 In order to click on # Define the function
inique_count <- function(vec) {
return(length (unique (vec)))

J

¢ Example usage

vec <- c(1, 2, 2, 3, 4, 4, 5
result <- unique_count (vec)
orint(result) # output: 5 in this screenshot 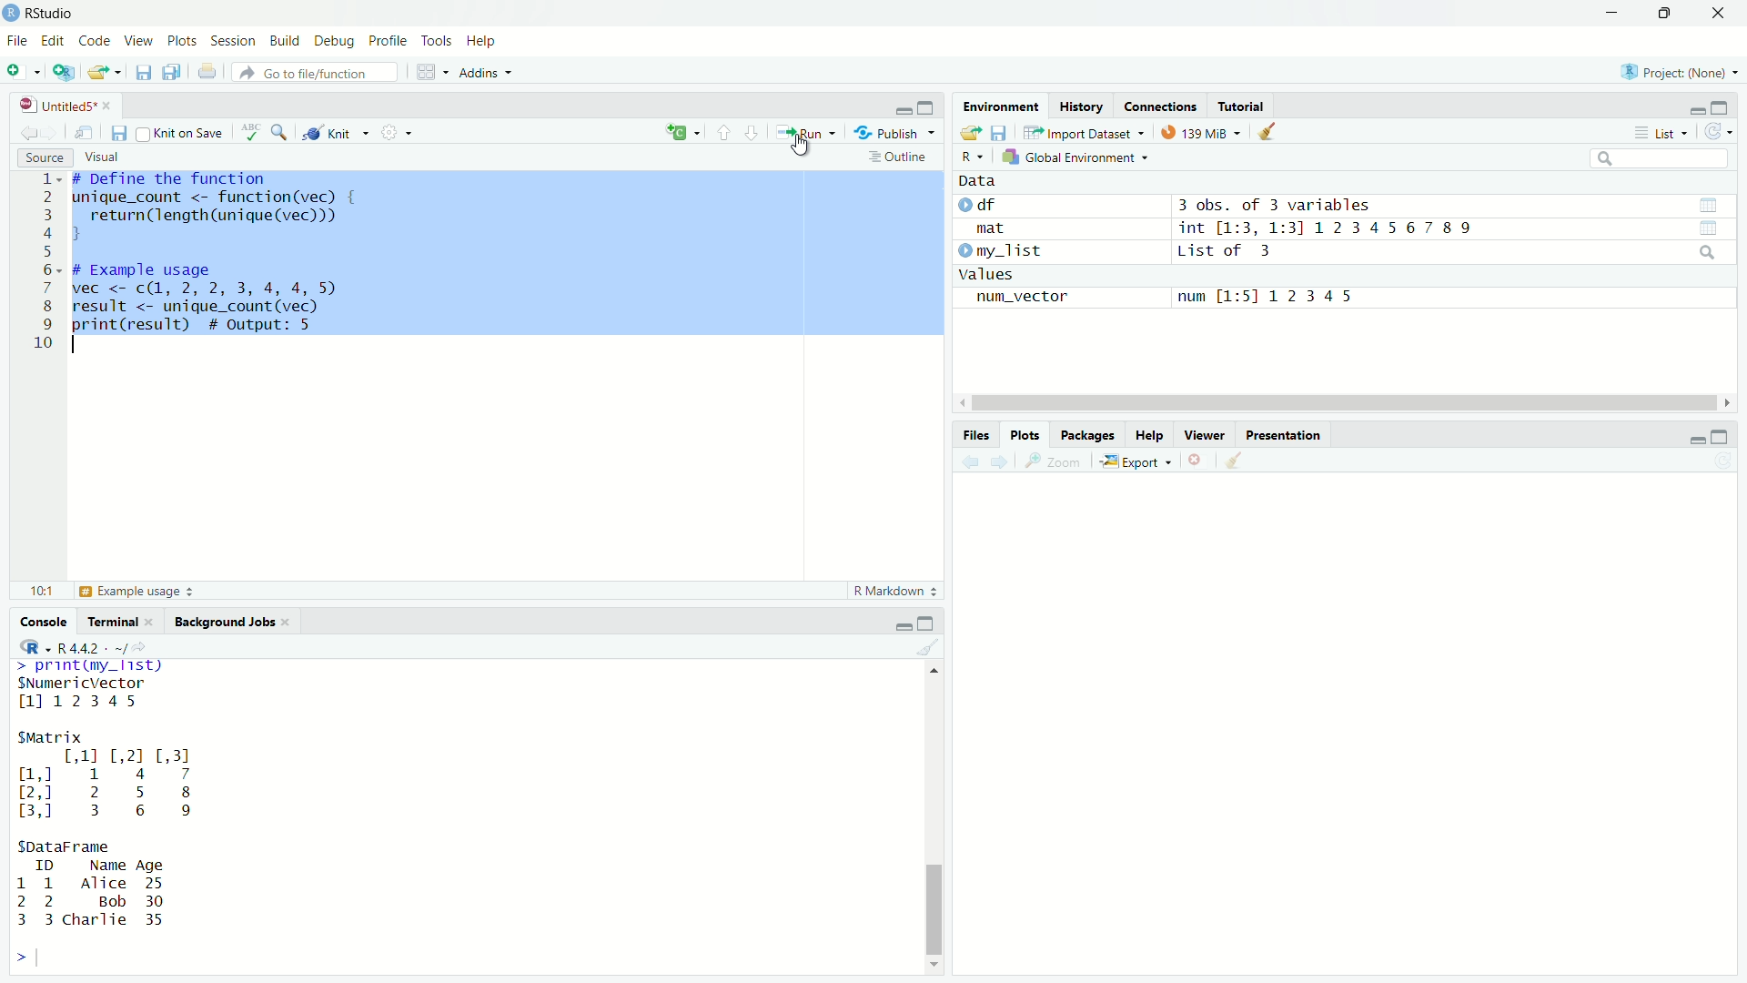, I will do `click(212, 258)`.